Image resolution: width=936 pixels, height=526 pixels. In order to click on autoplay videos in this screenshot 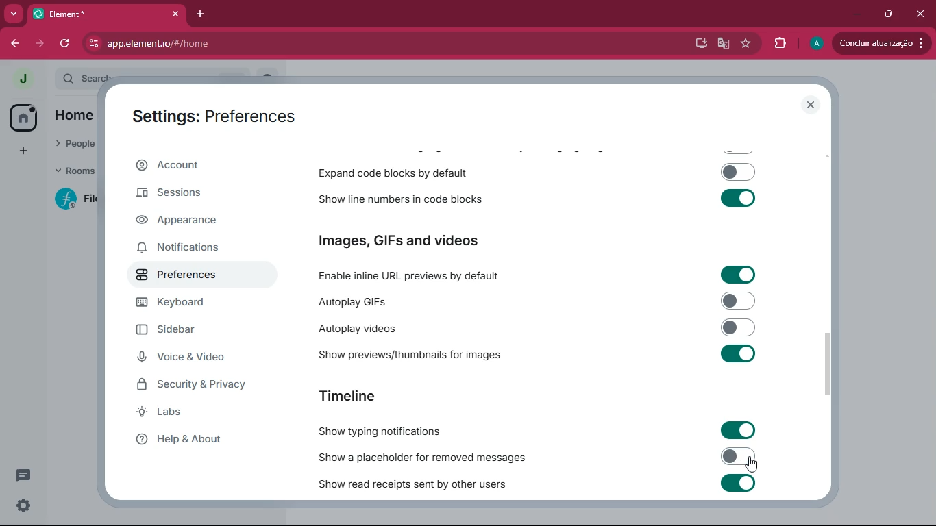, I will do `click(398, 327)`.